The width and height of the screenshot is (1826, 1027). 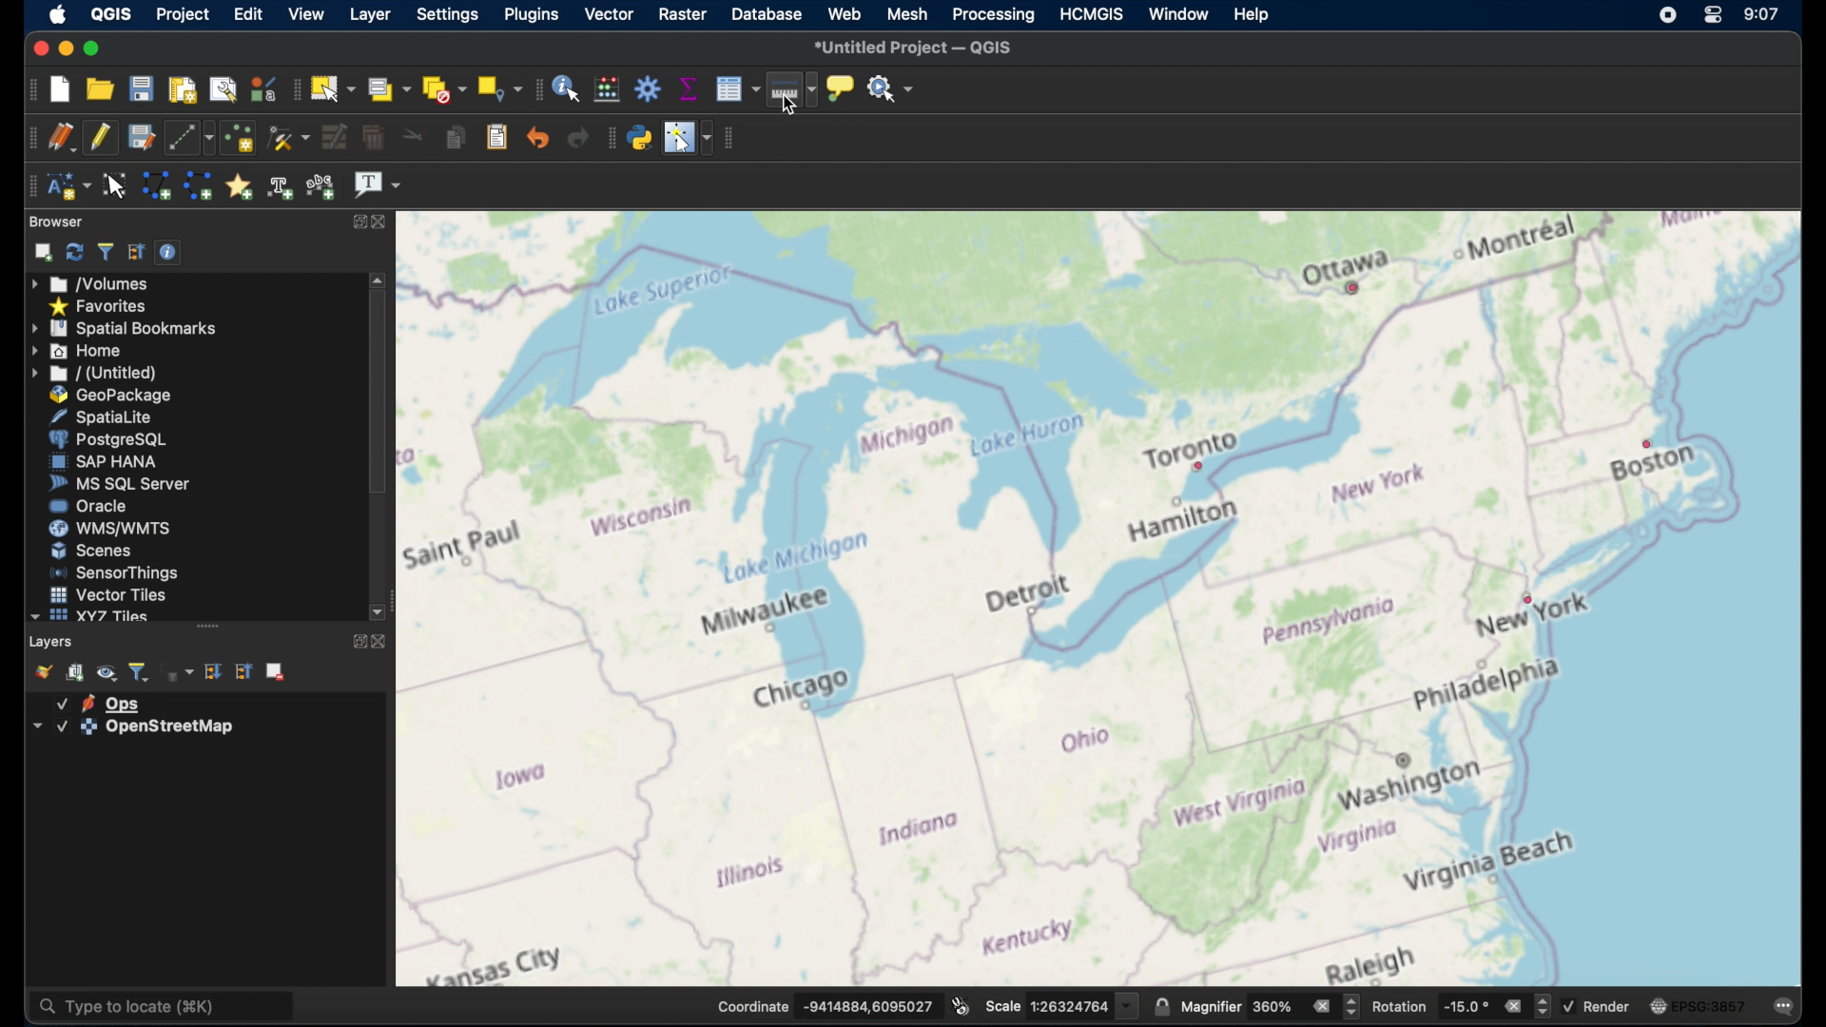 What do you see at coordinates (140, 670) in the screenshot?
I see `filter legend` at bounding box center [140, 670].